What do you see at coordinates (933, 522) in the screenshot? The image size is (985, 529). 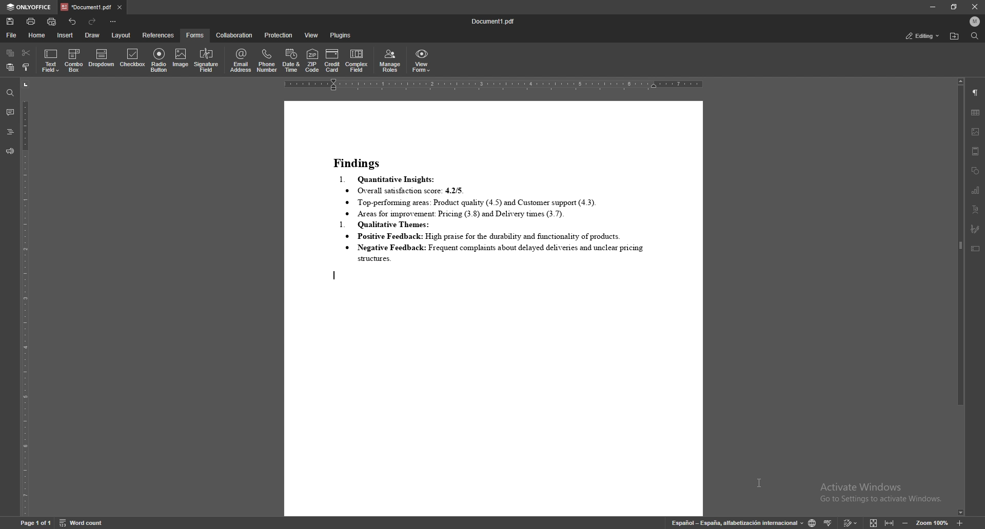 I see `zoom` at bounding box center [933, 522].